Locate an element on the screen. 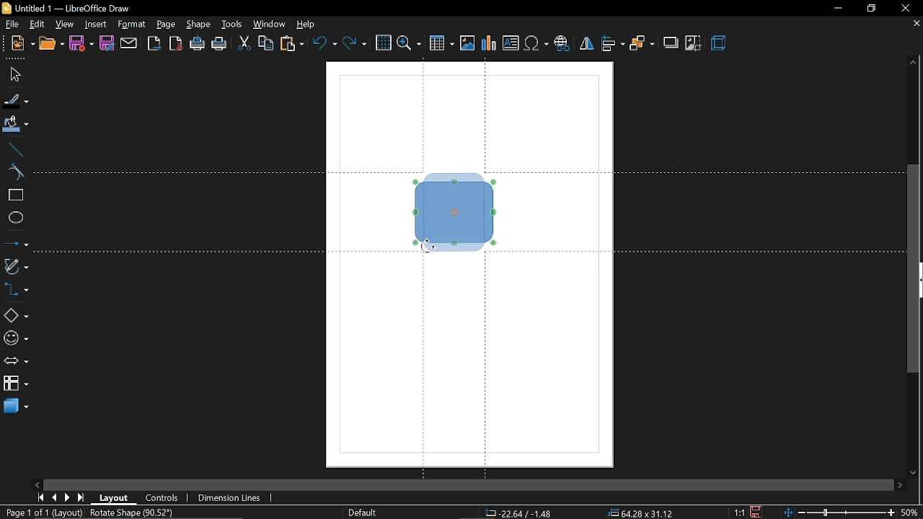 This screenshot has height=519, width=923. symbol shapes is located at coordinates (15, 338).